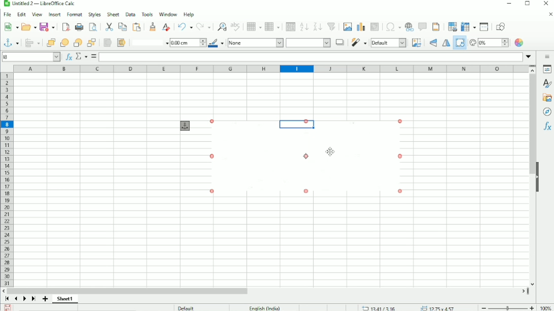 The height and width of the screenshot is (311, 554). Describe the element at coordinates (122, 26) in the screenshot. I see `Copy` at that location.